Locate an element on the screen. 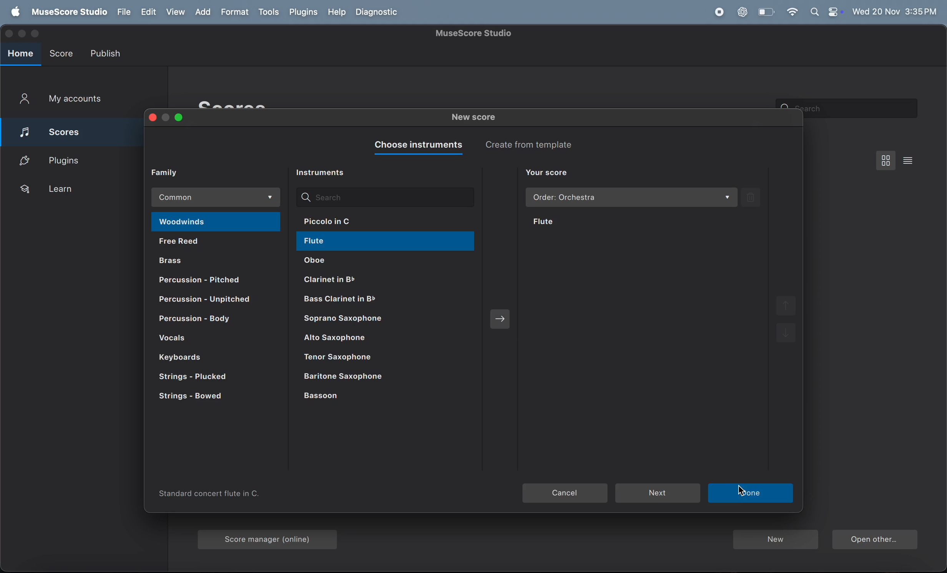 The height and width of the screenshot is (573, 947). your score is located at coordinates (547, 173).